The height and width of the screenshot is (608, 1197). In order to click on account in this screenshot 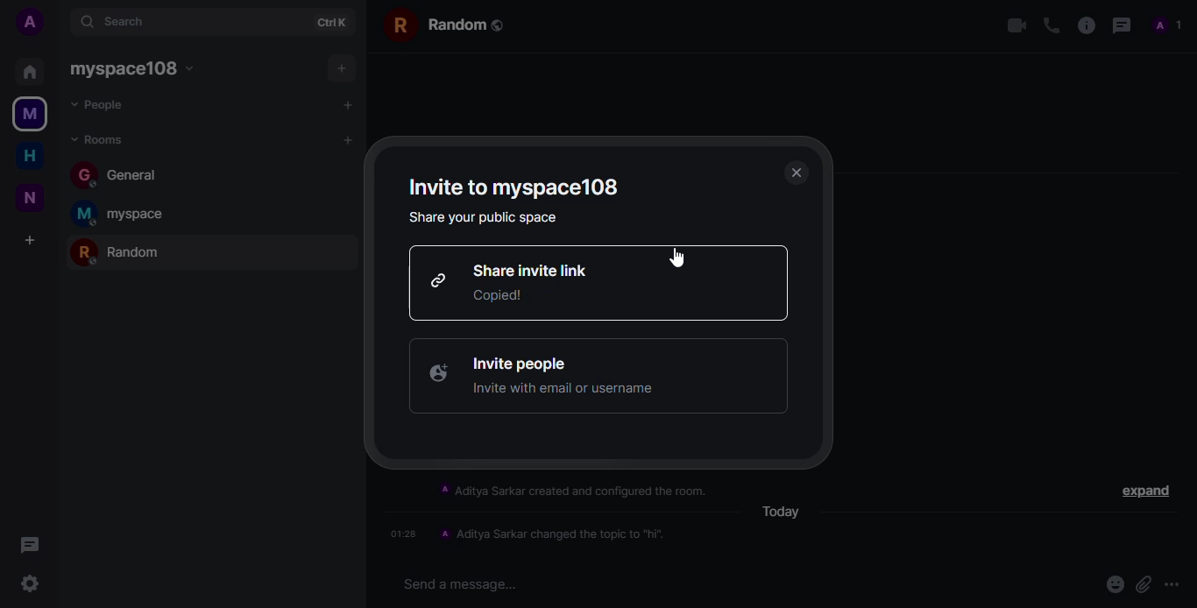, I will do `click(29, 22)`.